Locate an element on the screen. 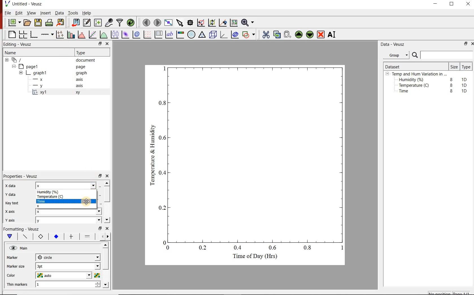 Image resolution: width=474 pixels, height=295 pixels. hide sub menu is located at coordinates (387, 75).